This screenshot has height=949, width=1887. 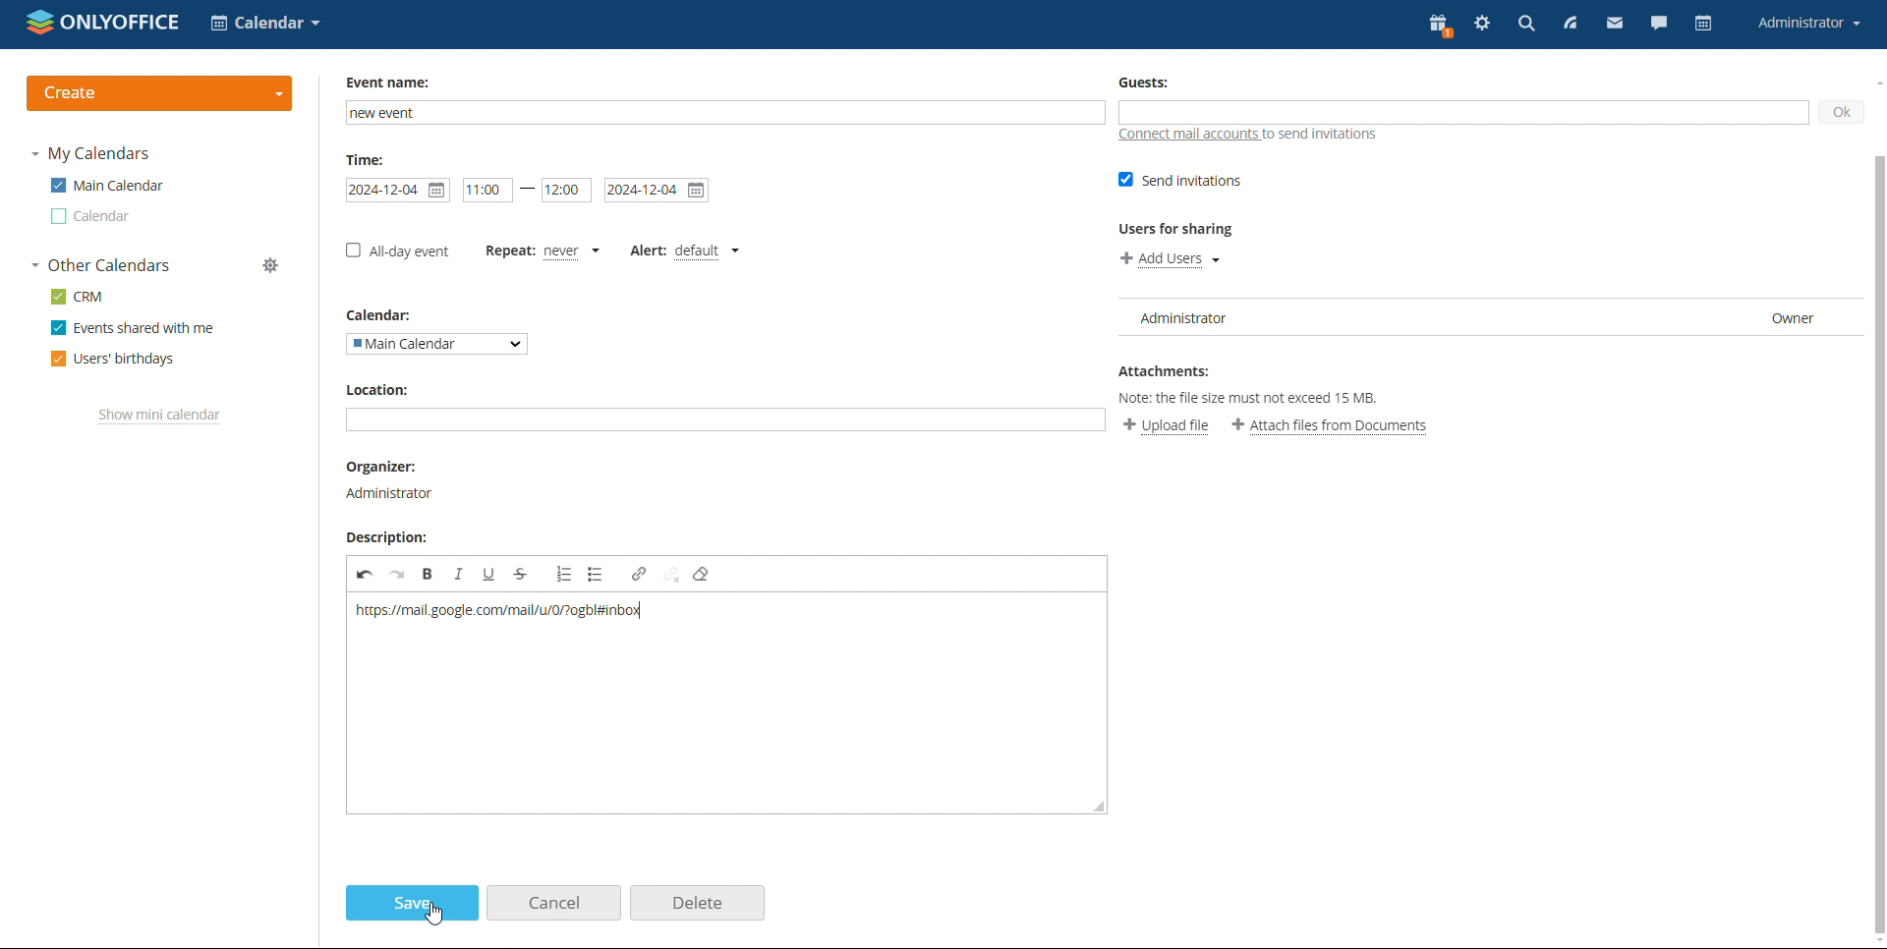 I want to click on start date, so click(x=395, y=188).